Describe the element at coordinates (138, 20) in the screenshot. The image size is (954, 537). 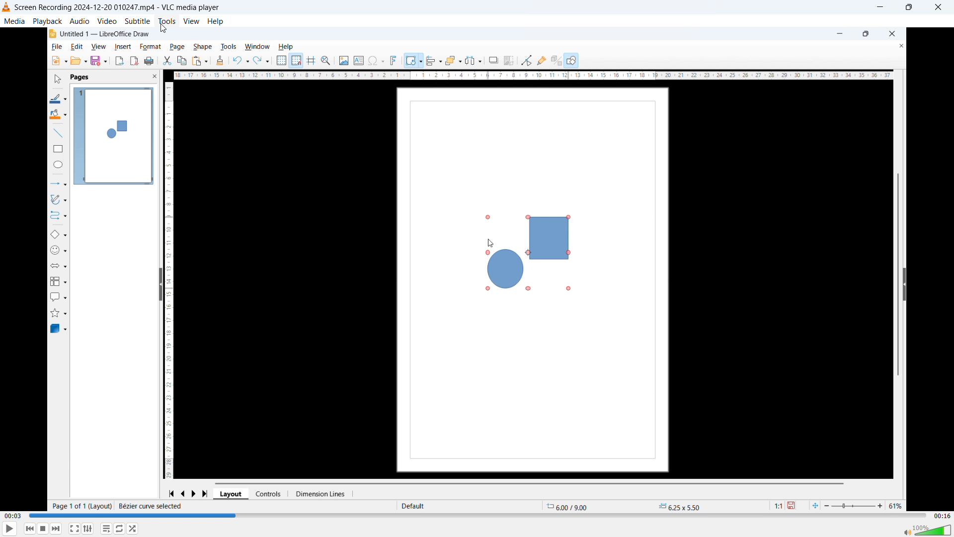
I see `subtitle` at that location.